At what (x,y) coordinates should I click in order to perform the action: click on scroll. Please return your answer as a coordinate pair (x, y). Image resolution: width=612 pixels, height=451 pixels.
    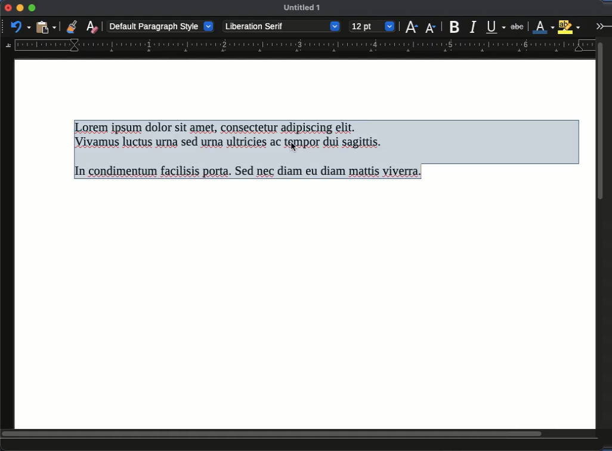
    Looking at the image, I should click on (604, 232).